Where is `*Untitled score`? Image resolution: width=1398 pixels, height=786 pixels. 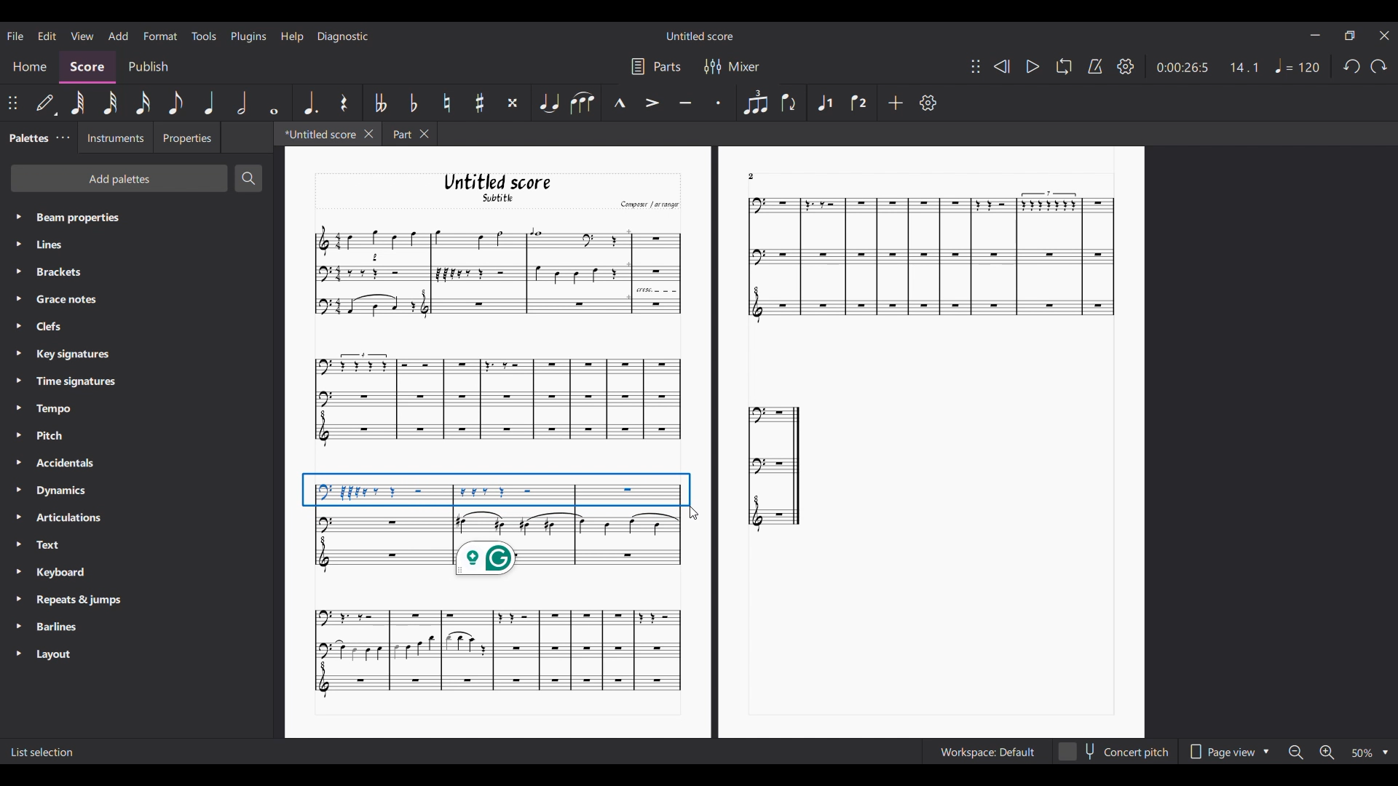
*Untitled score is located at coordinates (315, 133).